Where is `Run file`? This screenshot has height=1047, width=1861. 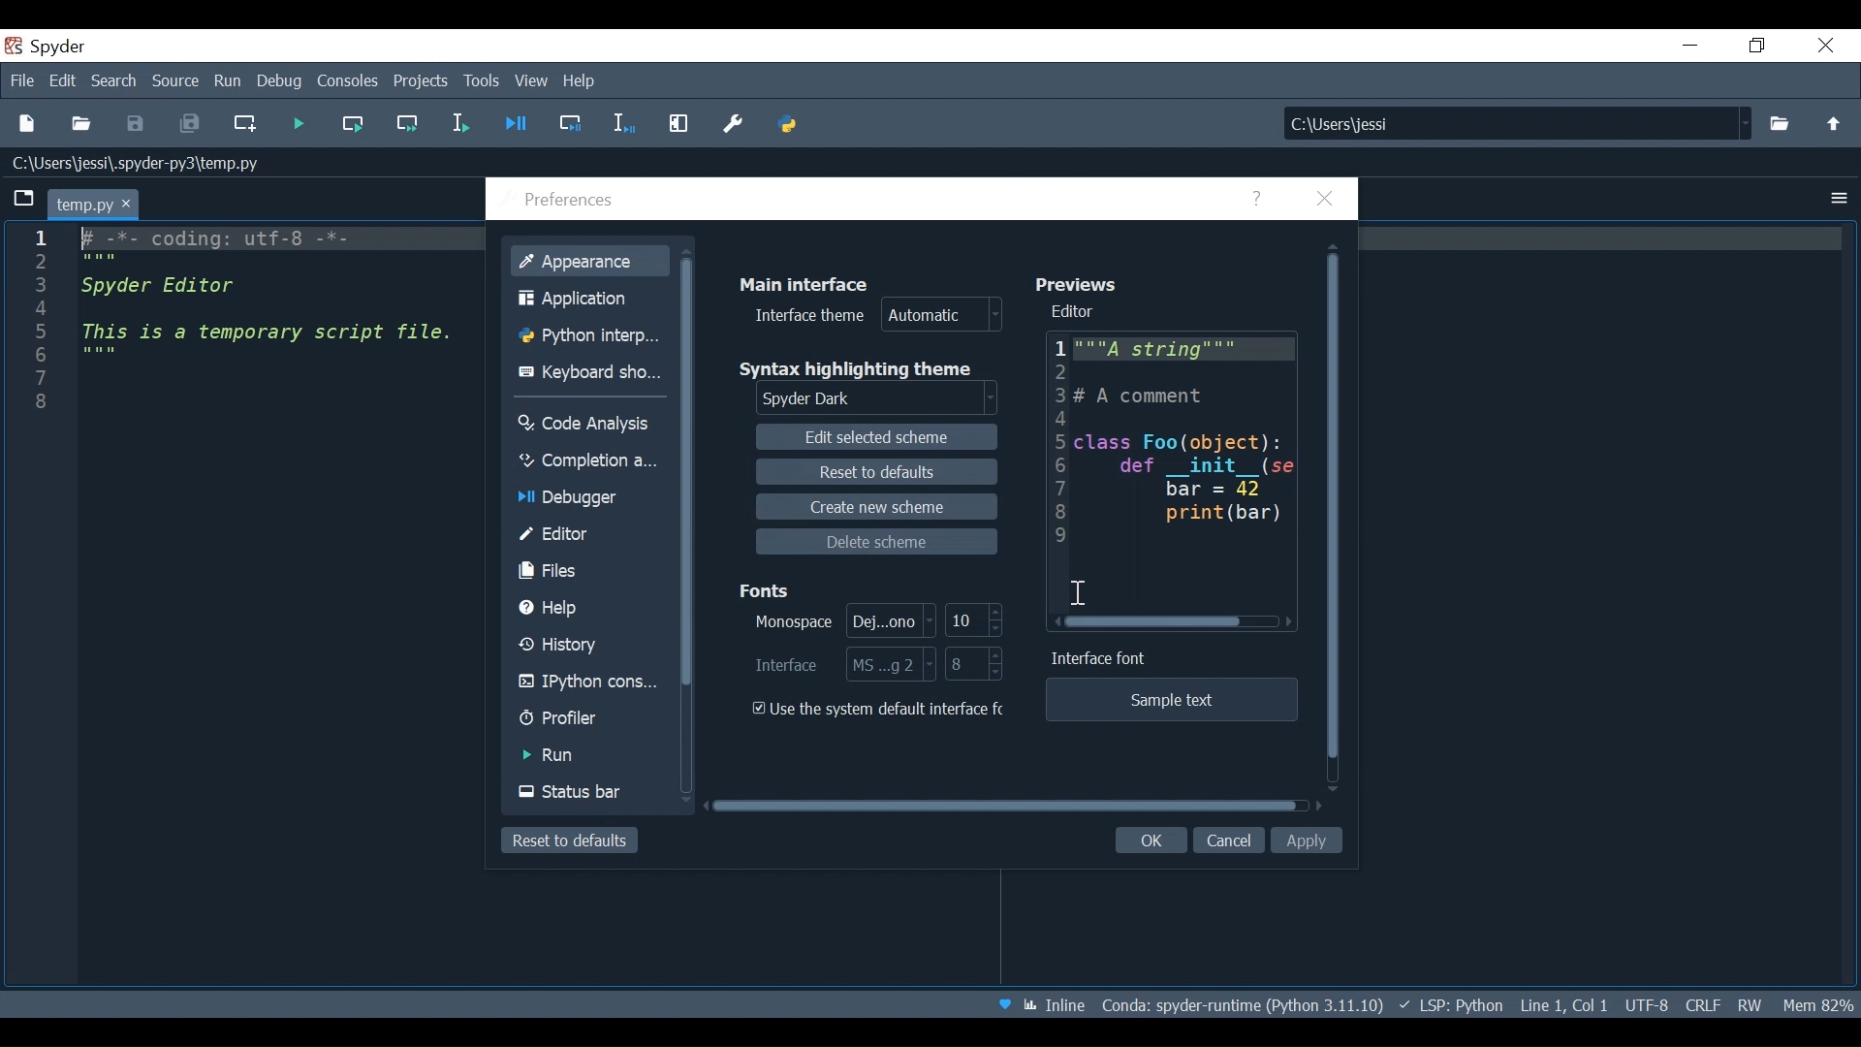
Run file is located at coordinates (296, 124).